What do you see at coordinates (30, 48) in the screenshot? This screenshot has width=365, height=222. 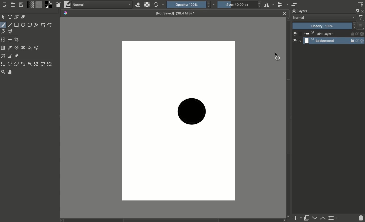 I see `Fill` at bounding box center [30, 48].